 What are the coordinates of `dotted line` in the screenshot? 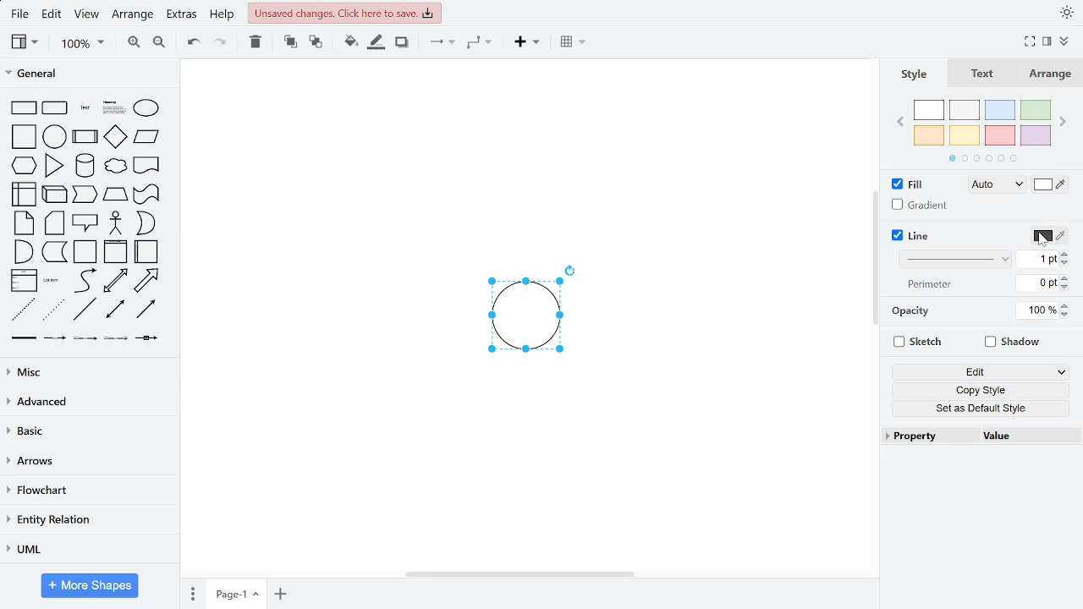 It's located at (53, 309).